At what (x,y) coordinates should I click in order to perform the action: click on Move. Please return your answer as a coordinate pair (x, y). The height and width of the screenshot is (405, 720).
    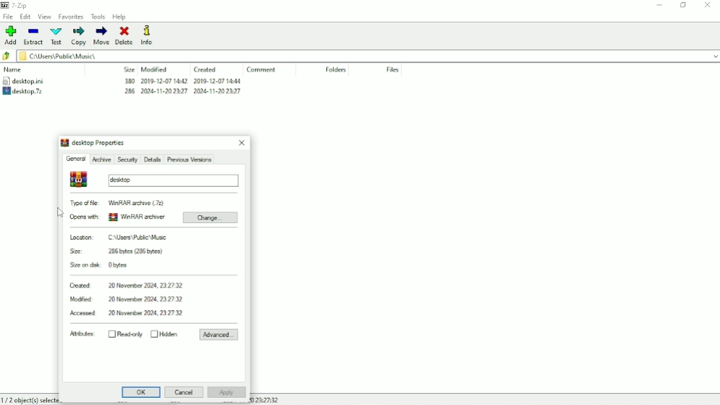
    Looking at the image, I should click on (101, 36).